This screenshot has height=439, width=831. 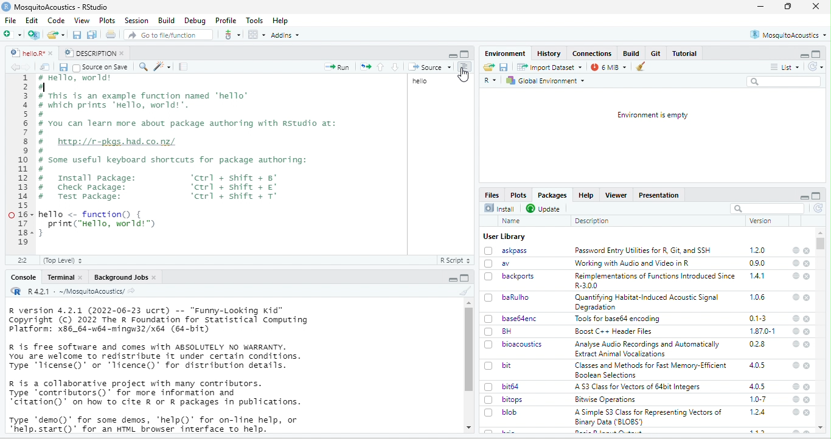 What do you see at coordinates (499, 208) in the screenshot?
I see `Install` at bounding box center [499, 208].